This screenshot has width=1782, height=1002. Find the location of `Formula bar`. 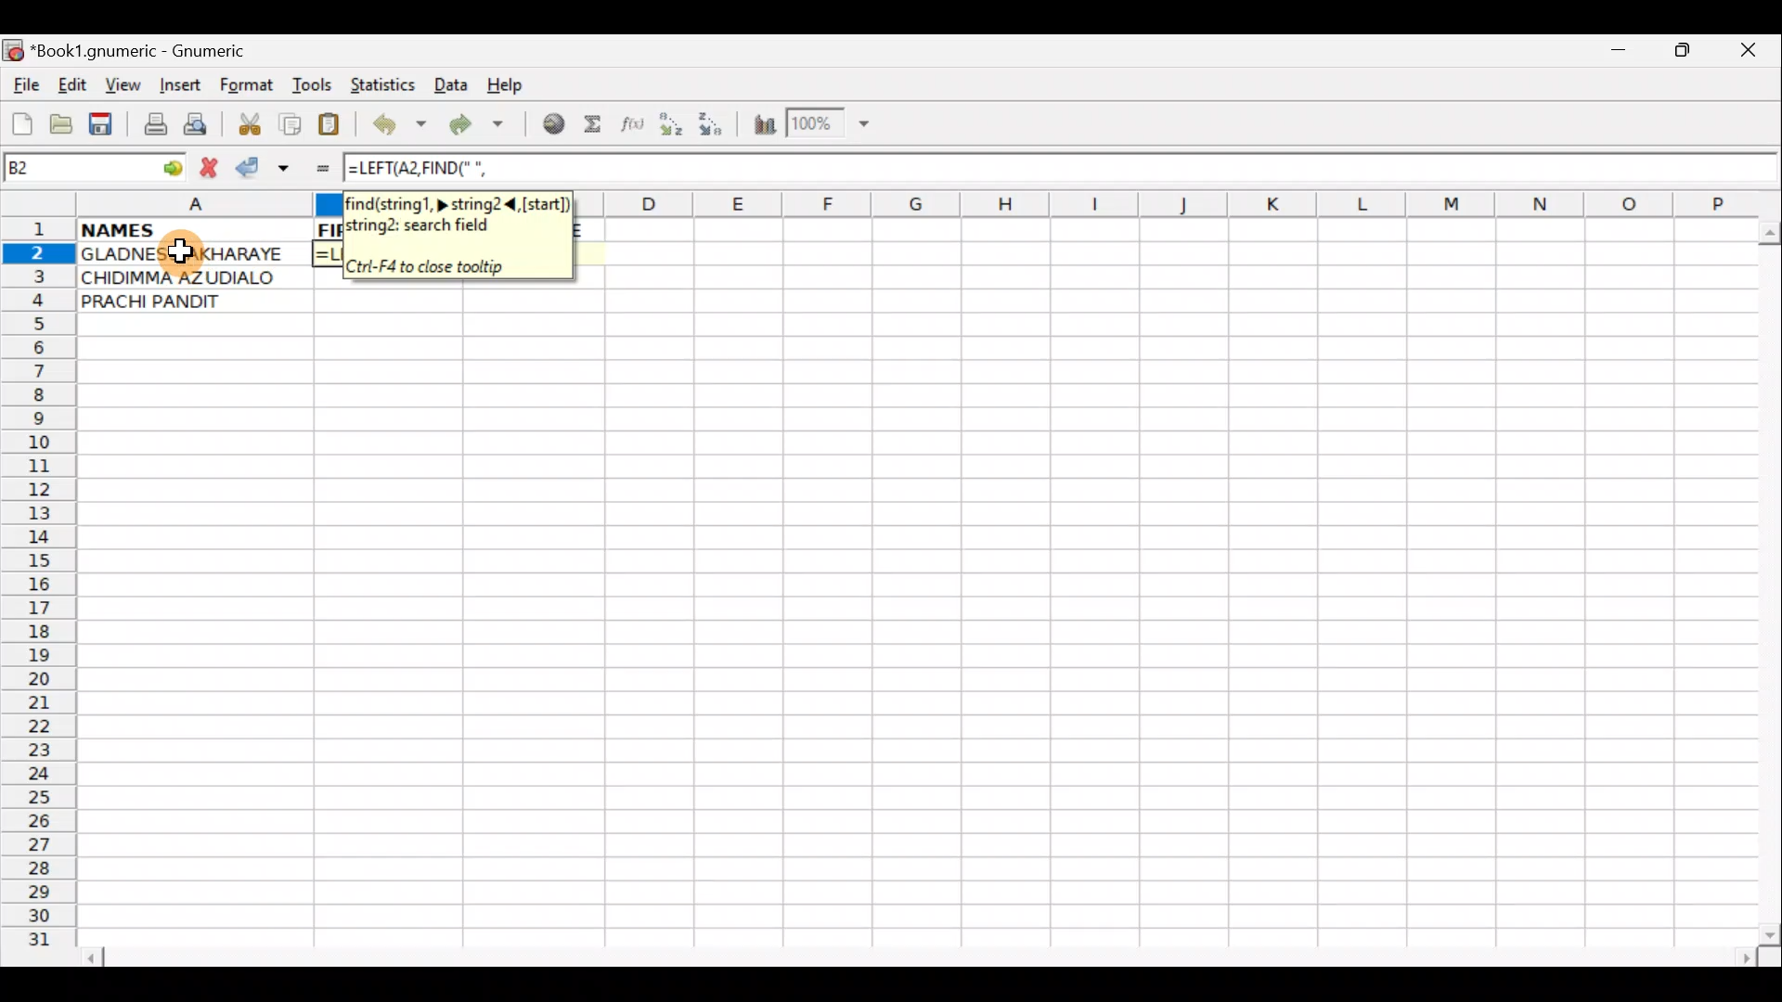

Formula bar is located at coordinates (1158, 169).